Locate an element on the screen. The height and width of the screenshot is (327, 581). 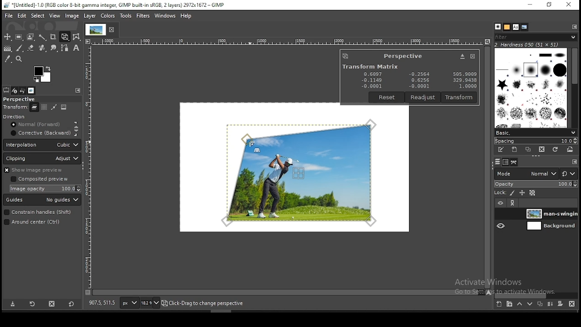
patterns is located at coordinates (507, 27).